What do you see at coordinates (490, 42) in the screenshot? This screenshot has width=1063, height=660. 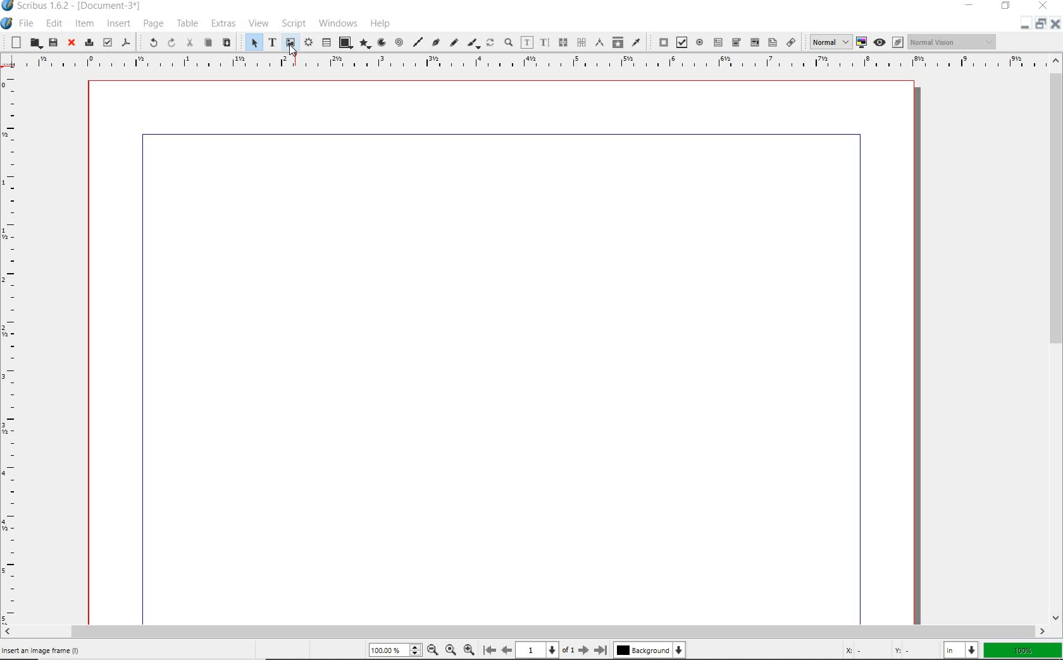 I see `rotate item` at bounding box center [490, 42].